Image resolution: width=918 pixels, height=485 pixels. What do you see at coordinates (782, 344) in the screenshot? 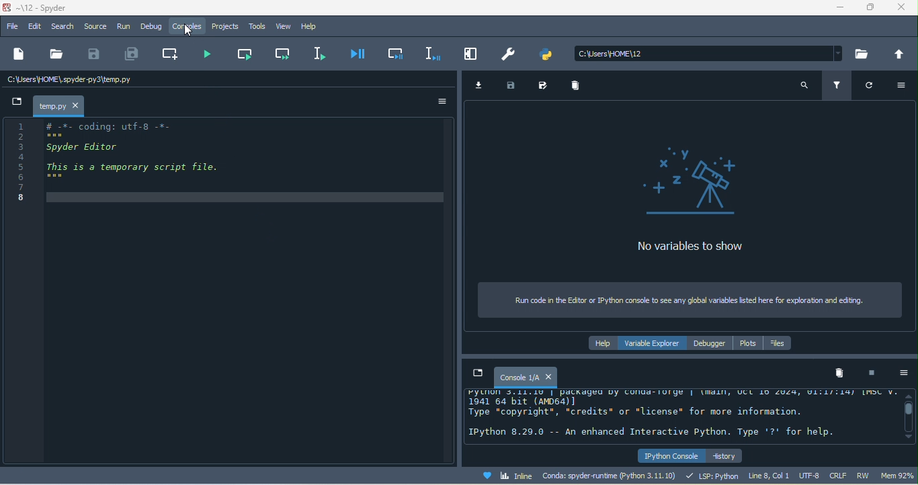
I see `files` at bounding box center [782, 344].